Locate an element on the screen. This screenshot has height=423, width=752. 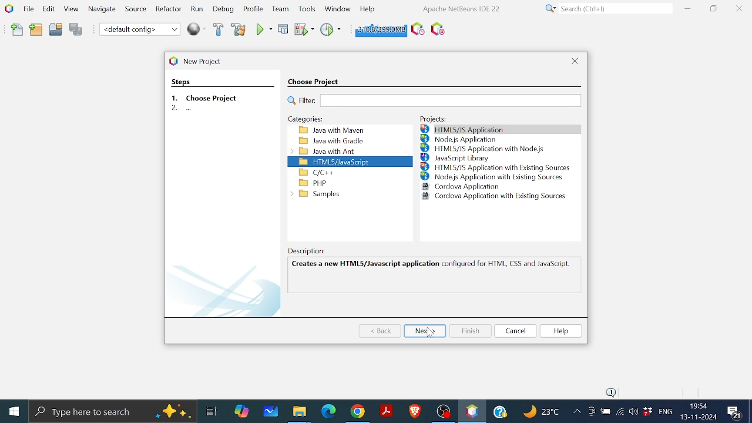
C/C++ is located at coordinates (349, 172).